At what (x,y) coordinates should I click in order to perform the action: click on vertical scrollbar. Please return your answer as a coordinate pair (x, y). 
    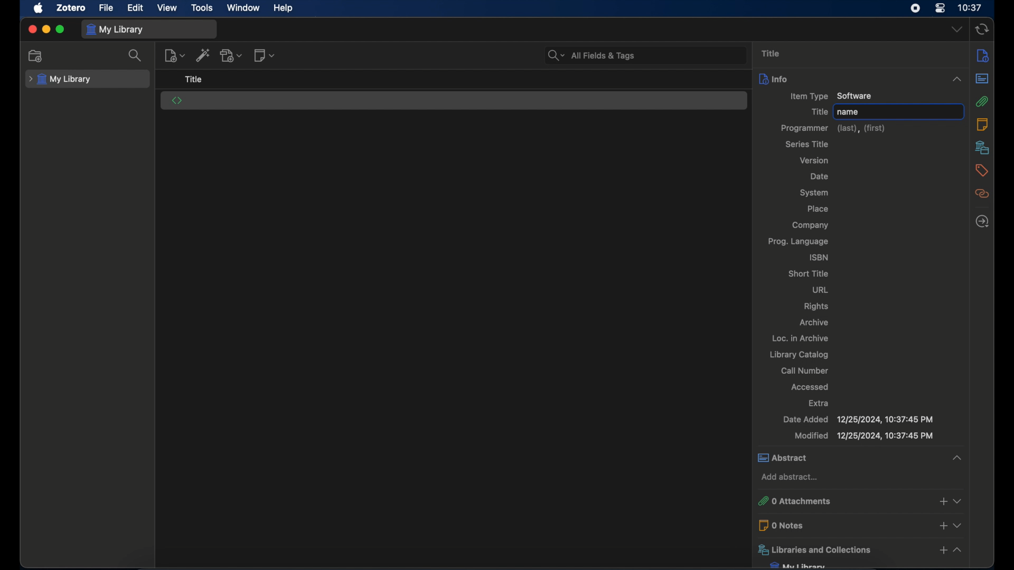
    Looking at the image, I should click on (965, 343).